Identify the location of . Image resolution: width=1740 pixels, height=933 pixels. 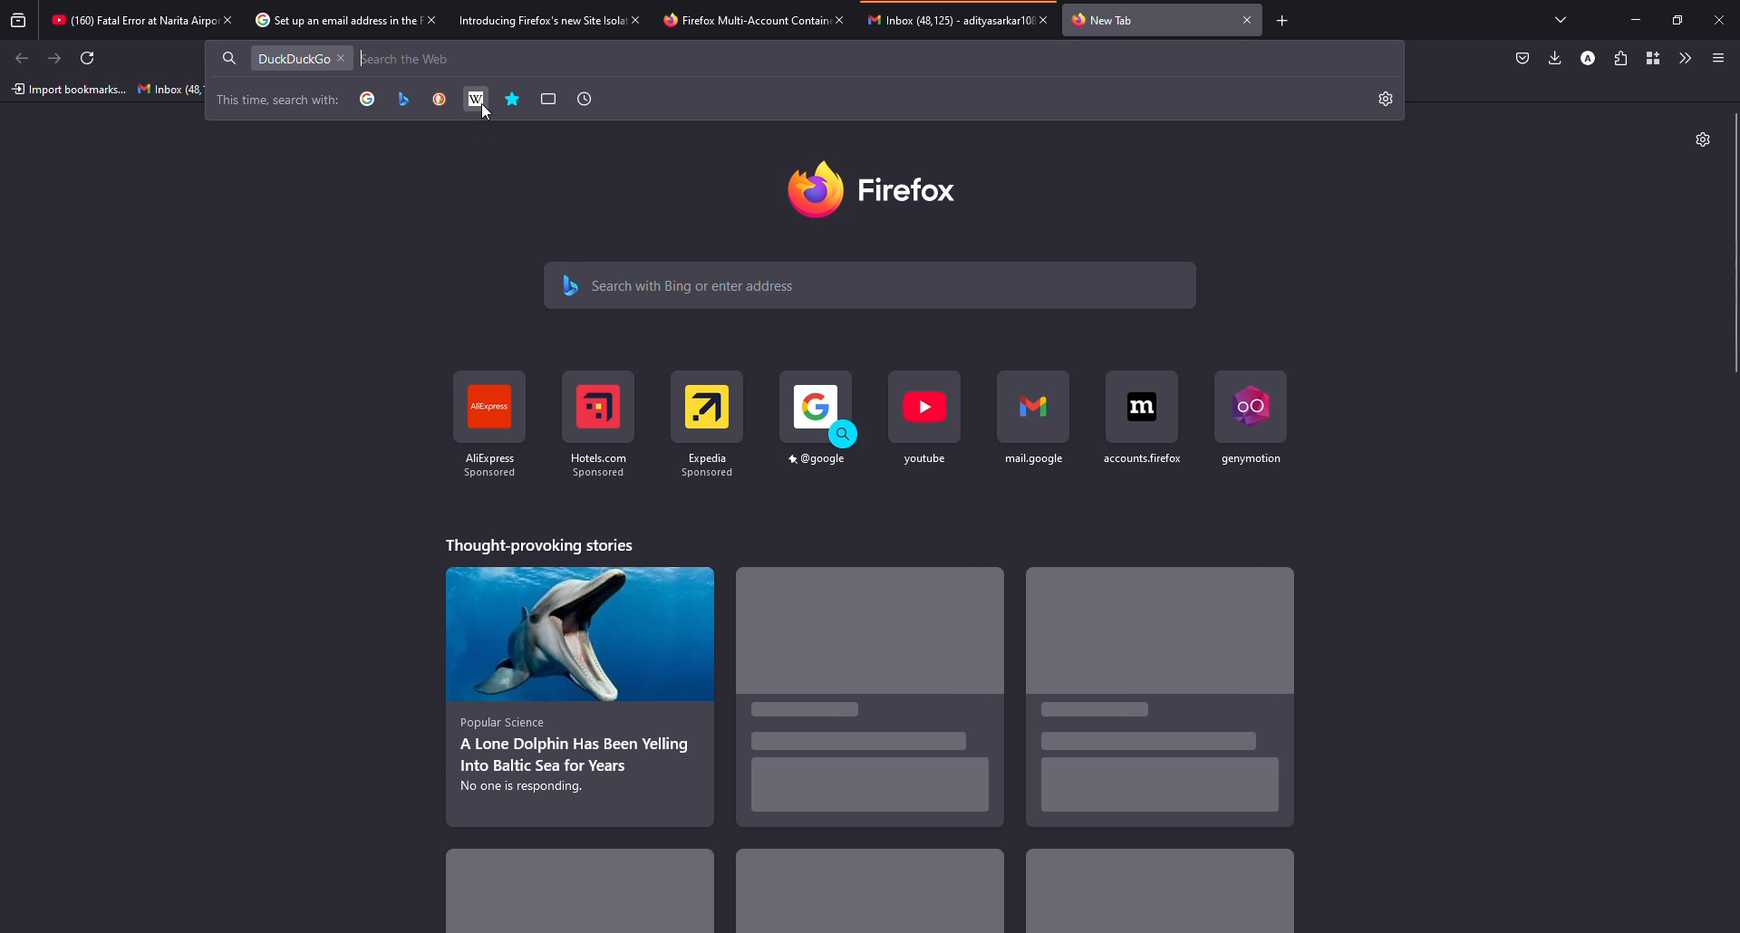
(56, 57).